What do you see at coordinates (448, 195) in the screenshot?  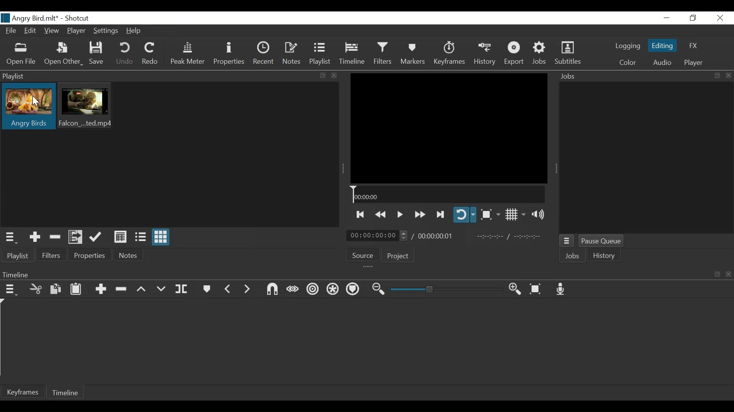 I see `Timeline` at bounding box center [448, 195].